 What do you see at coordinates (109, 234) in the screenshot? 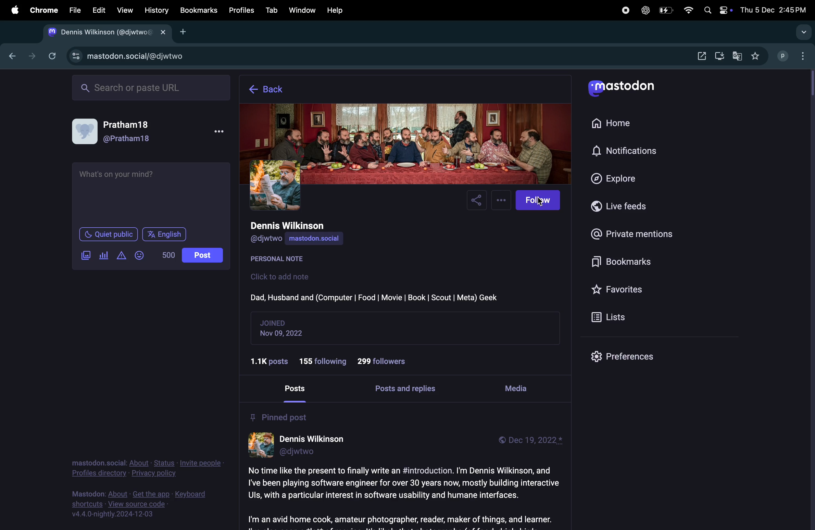
I see `Quiet public` at bounding box center [109, 234].